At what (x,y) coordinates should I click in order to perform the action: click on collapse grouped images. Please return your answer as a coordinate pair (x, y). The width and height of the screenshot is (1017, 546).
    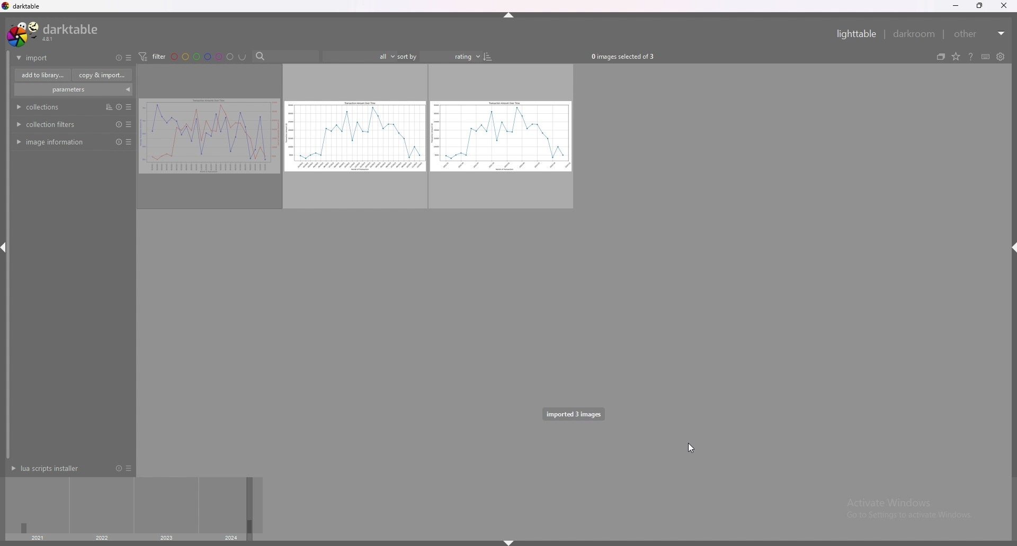
    Looking at the image, I should click on (941, 57).